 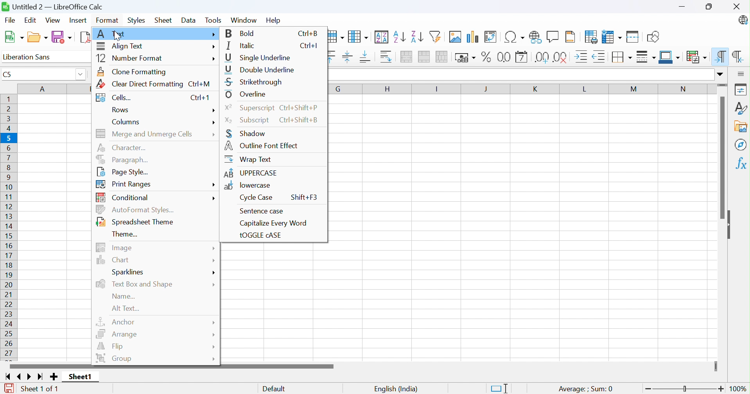 I want to click on Add decimal place, so click(x=543, y=58).